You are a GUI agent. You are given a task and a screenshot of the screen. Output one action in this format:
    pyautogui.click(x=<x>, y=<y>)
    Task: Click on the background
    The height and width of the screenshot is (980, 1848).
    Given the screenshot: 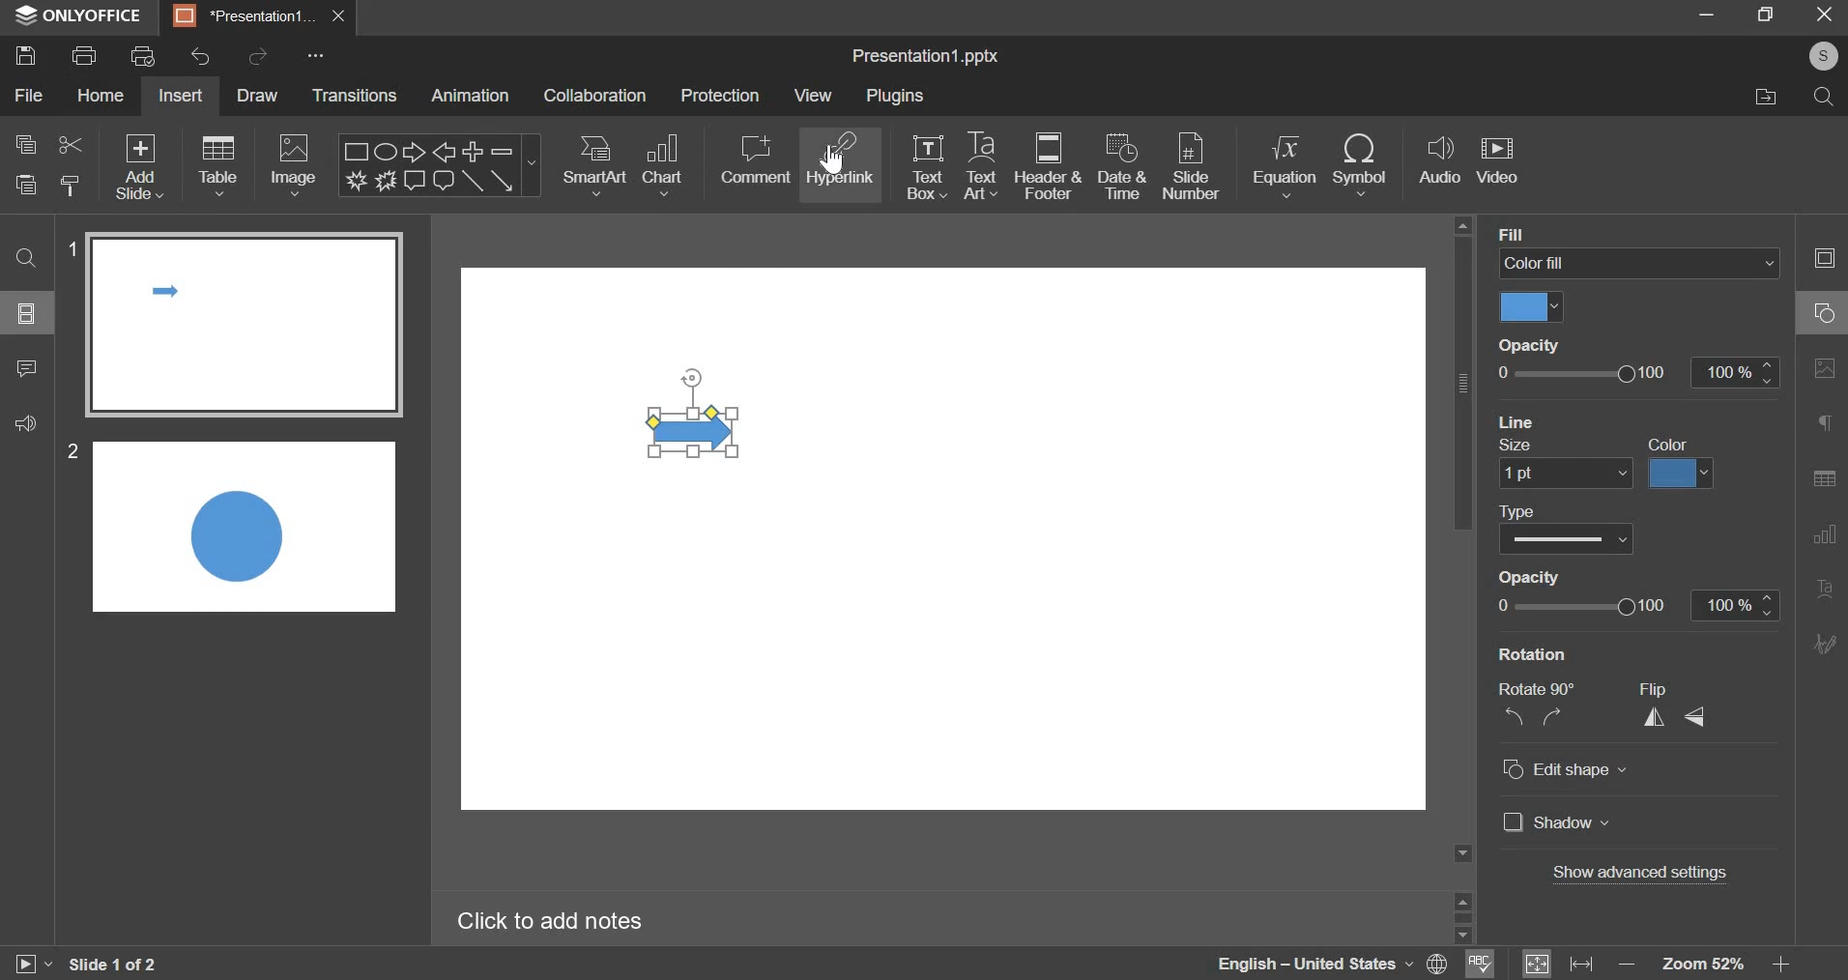 What is the action you would take?
    pyautogui.click(x=1552, y=234)
    